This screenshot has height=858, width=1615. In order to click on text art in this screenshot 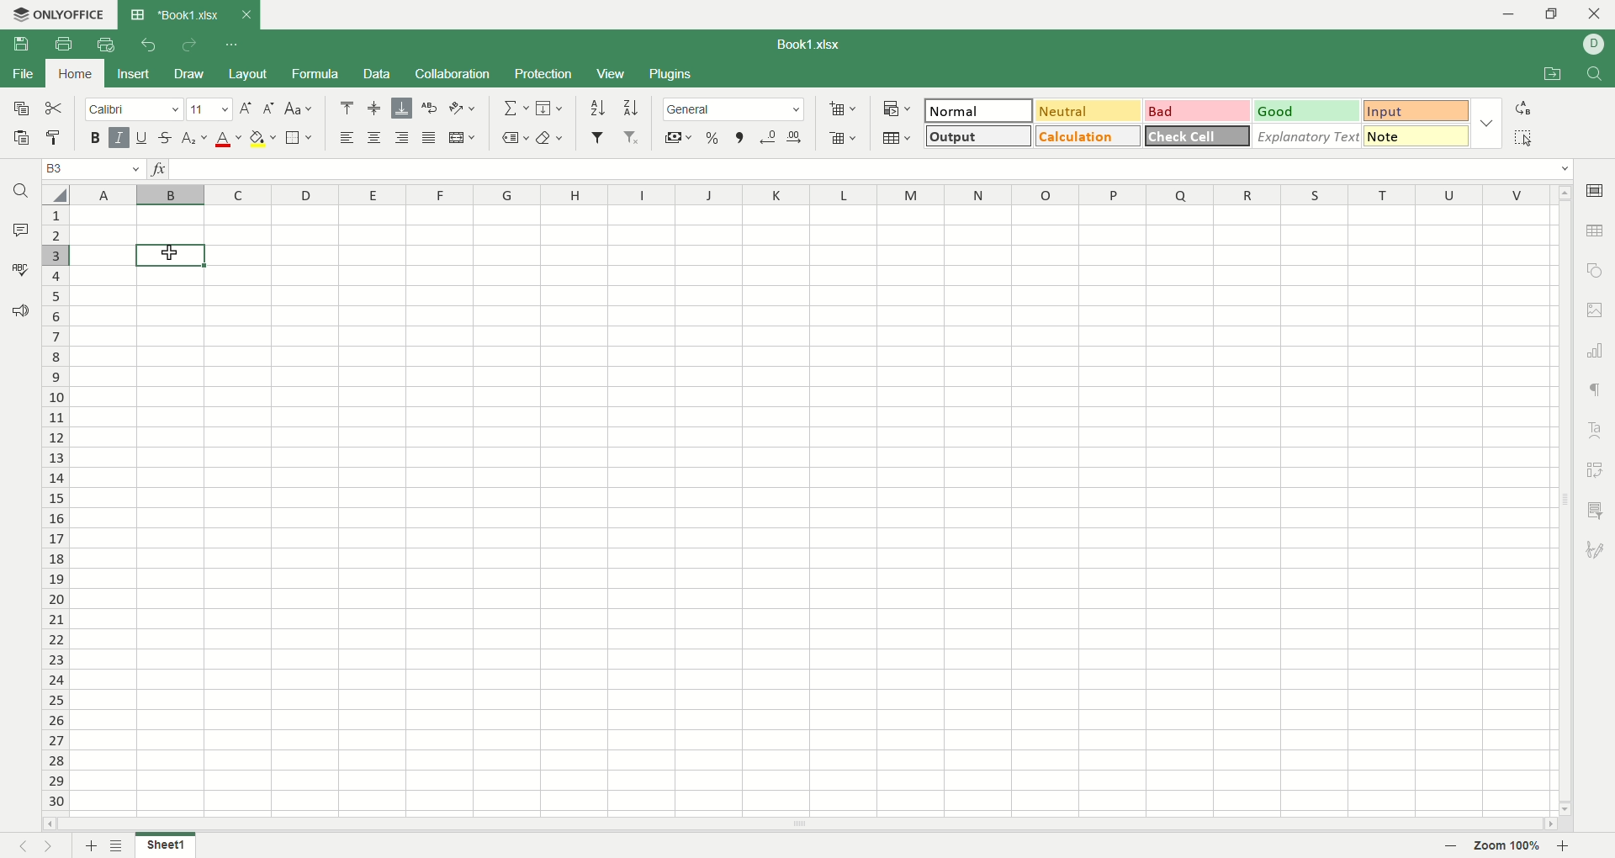, I will do `click(1598, 431)`.